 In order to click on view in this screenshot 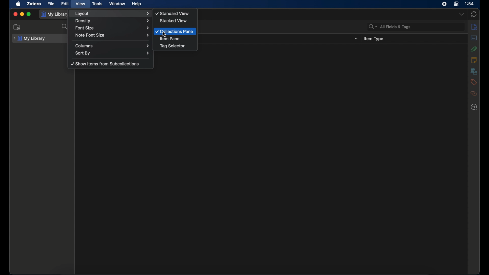, I will do `click(81, 4)`.